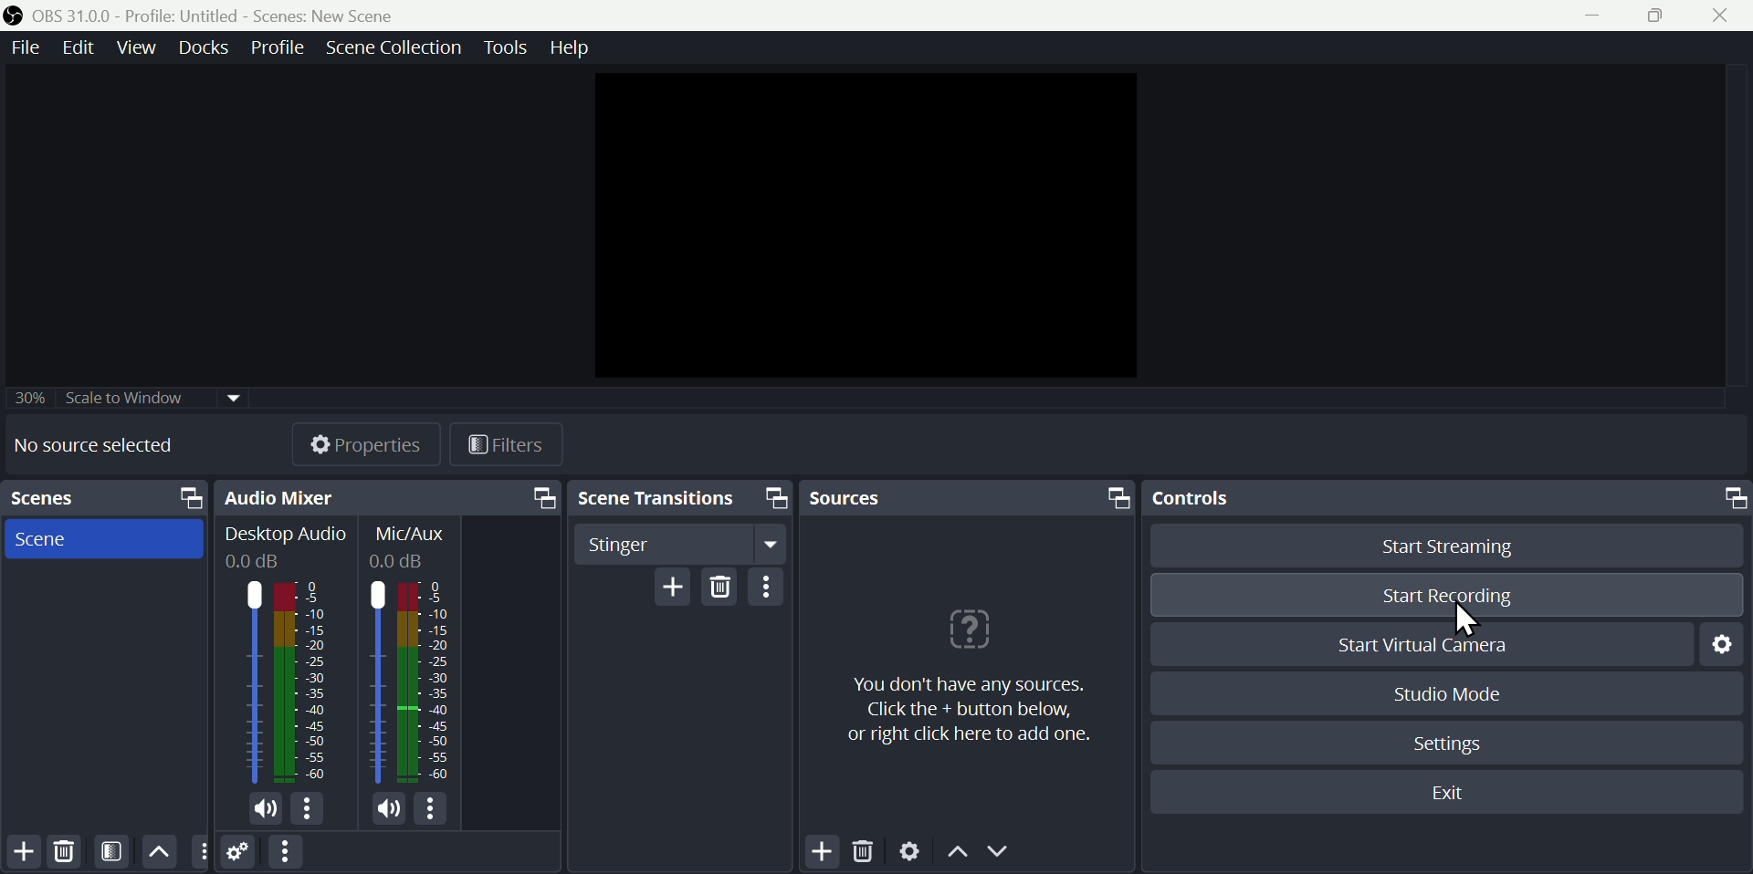  What do you see at coordinates (190, 497) in the screenshot?
I see `maximize` at bounding box center [190, 497].